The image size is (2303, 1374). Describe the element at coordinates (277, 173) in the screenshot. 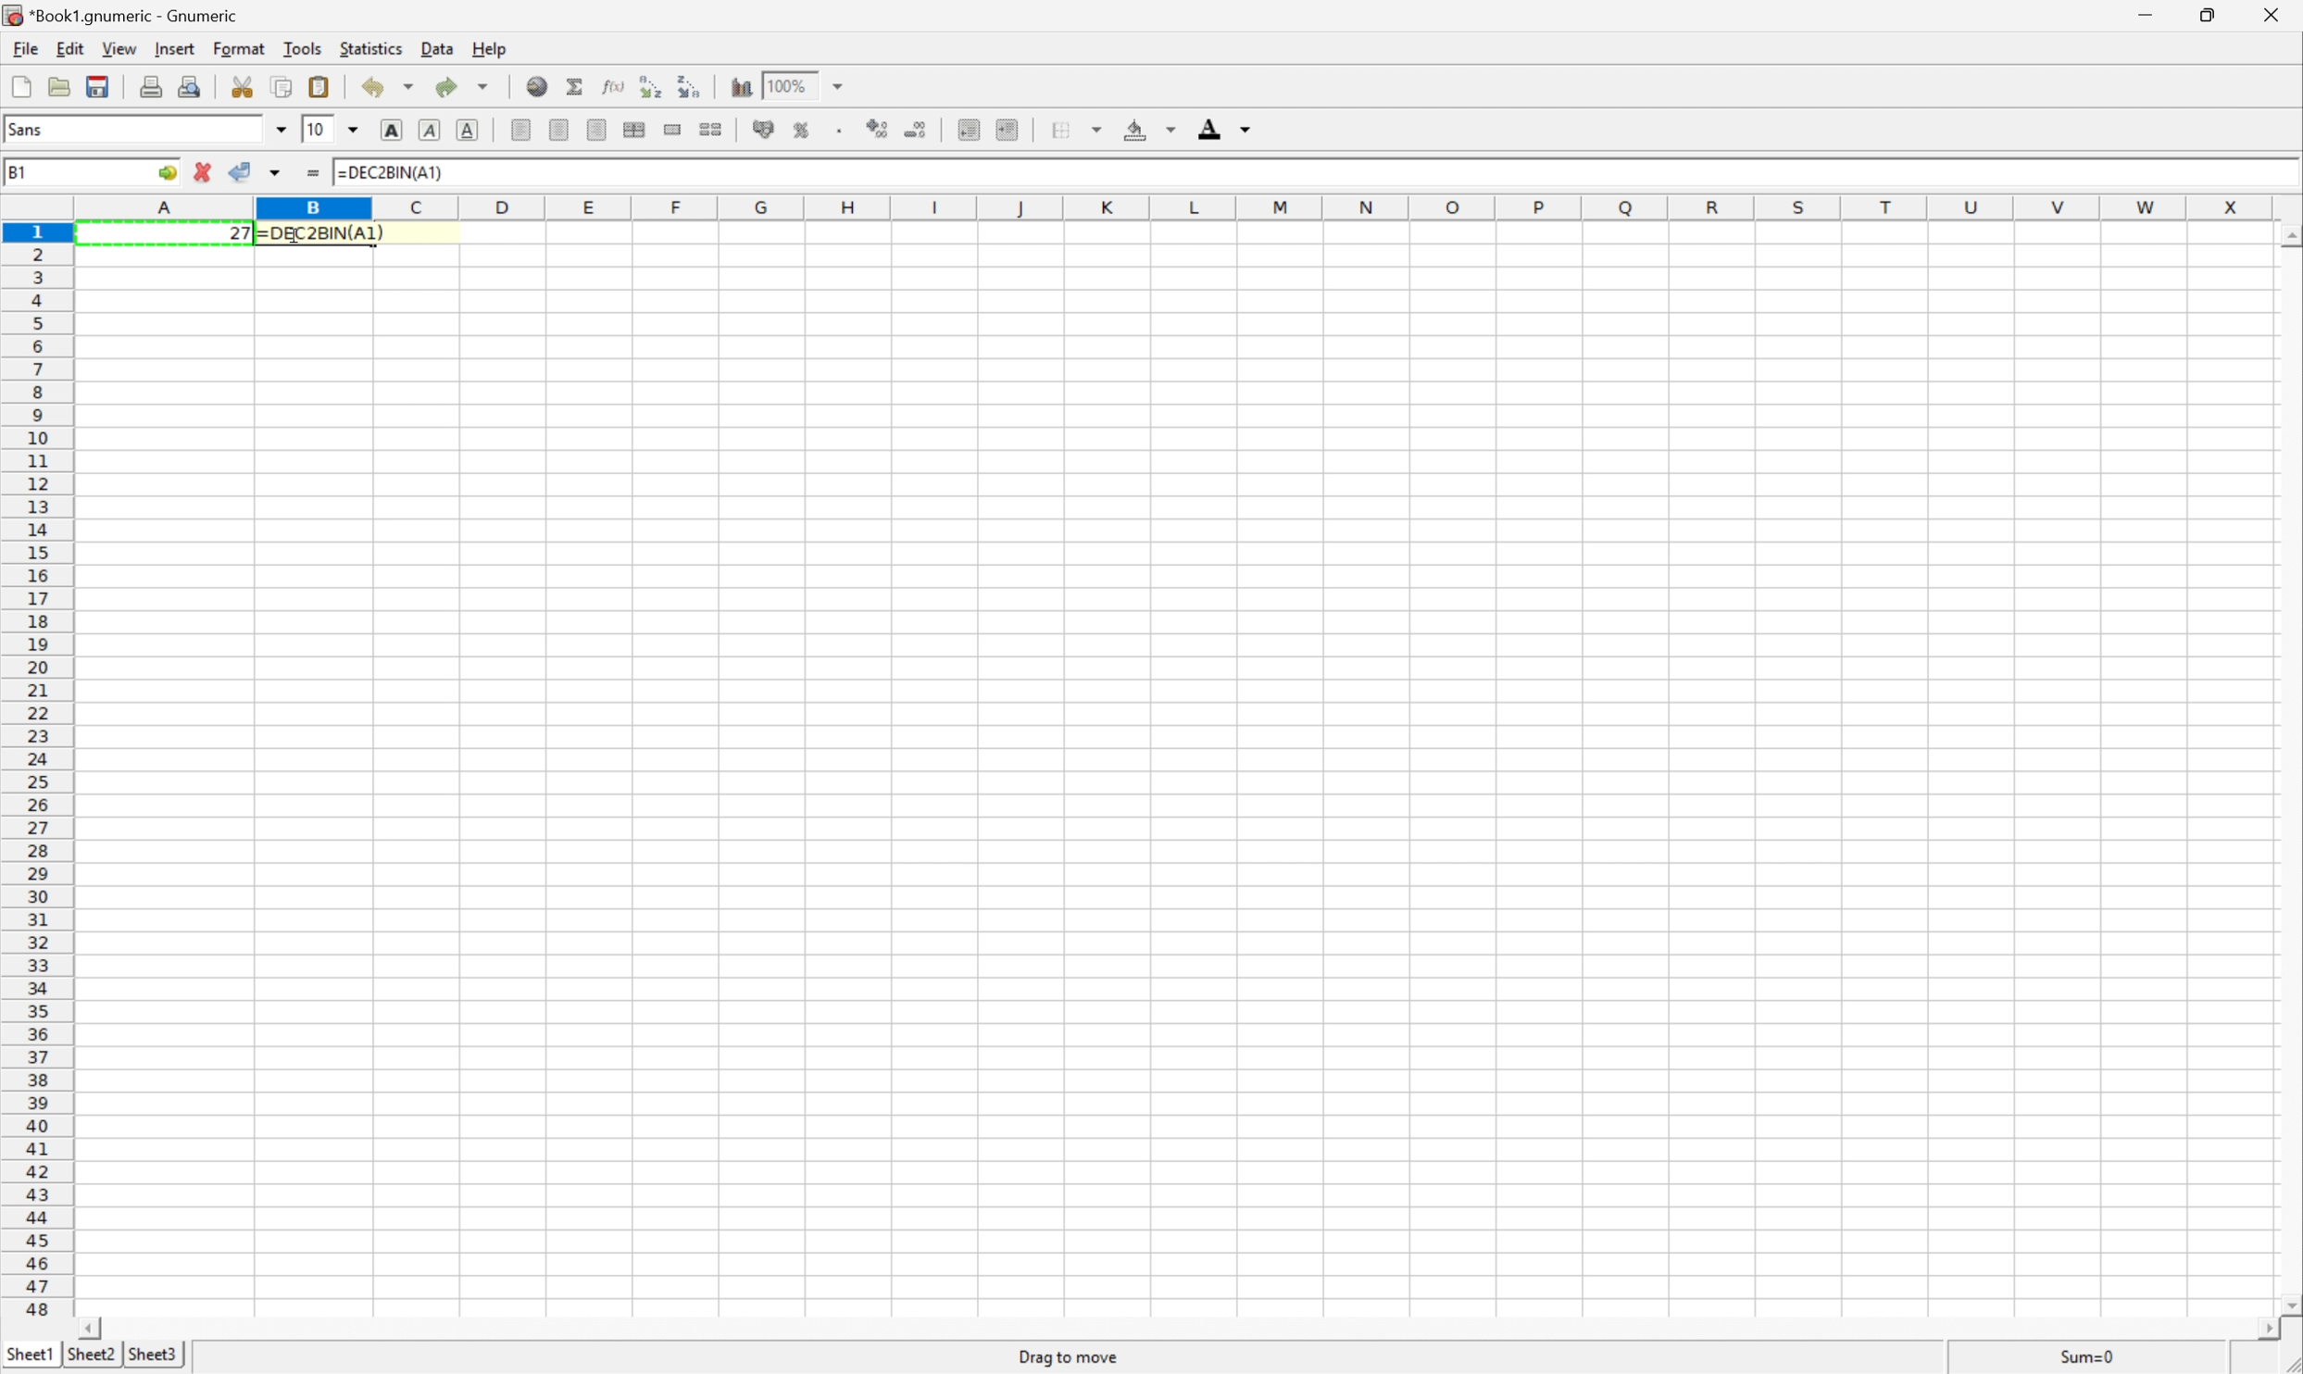

I see `Accept changes across multiple cells` at that location.